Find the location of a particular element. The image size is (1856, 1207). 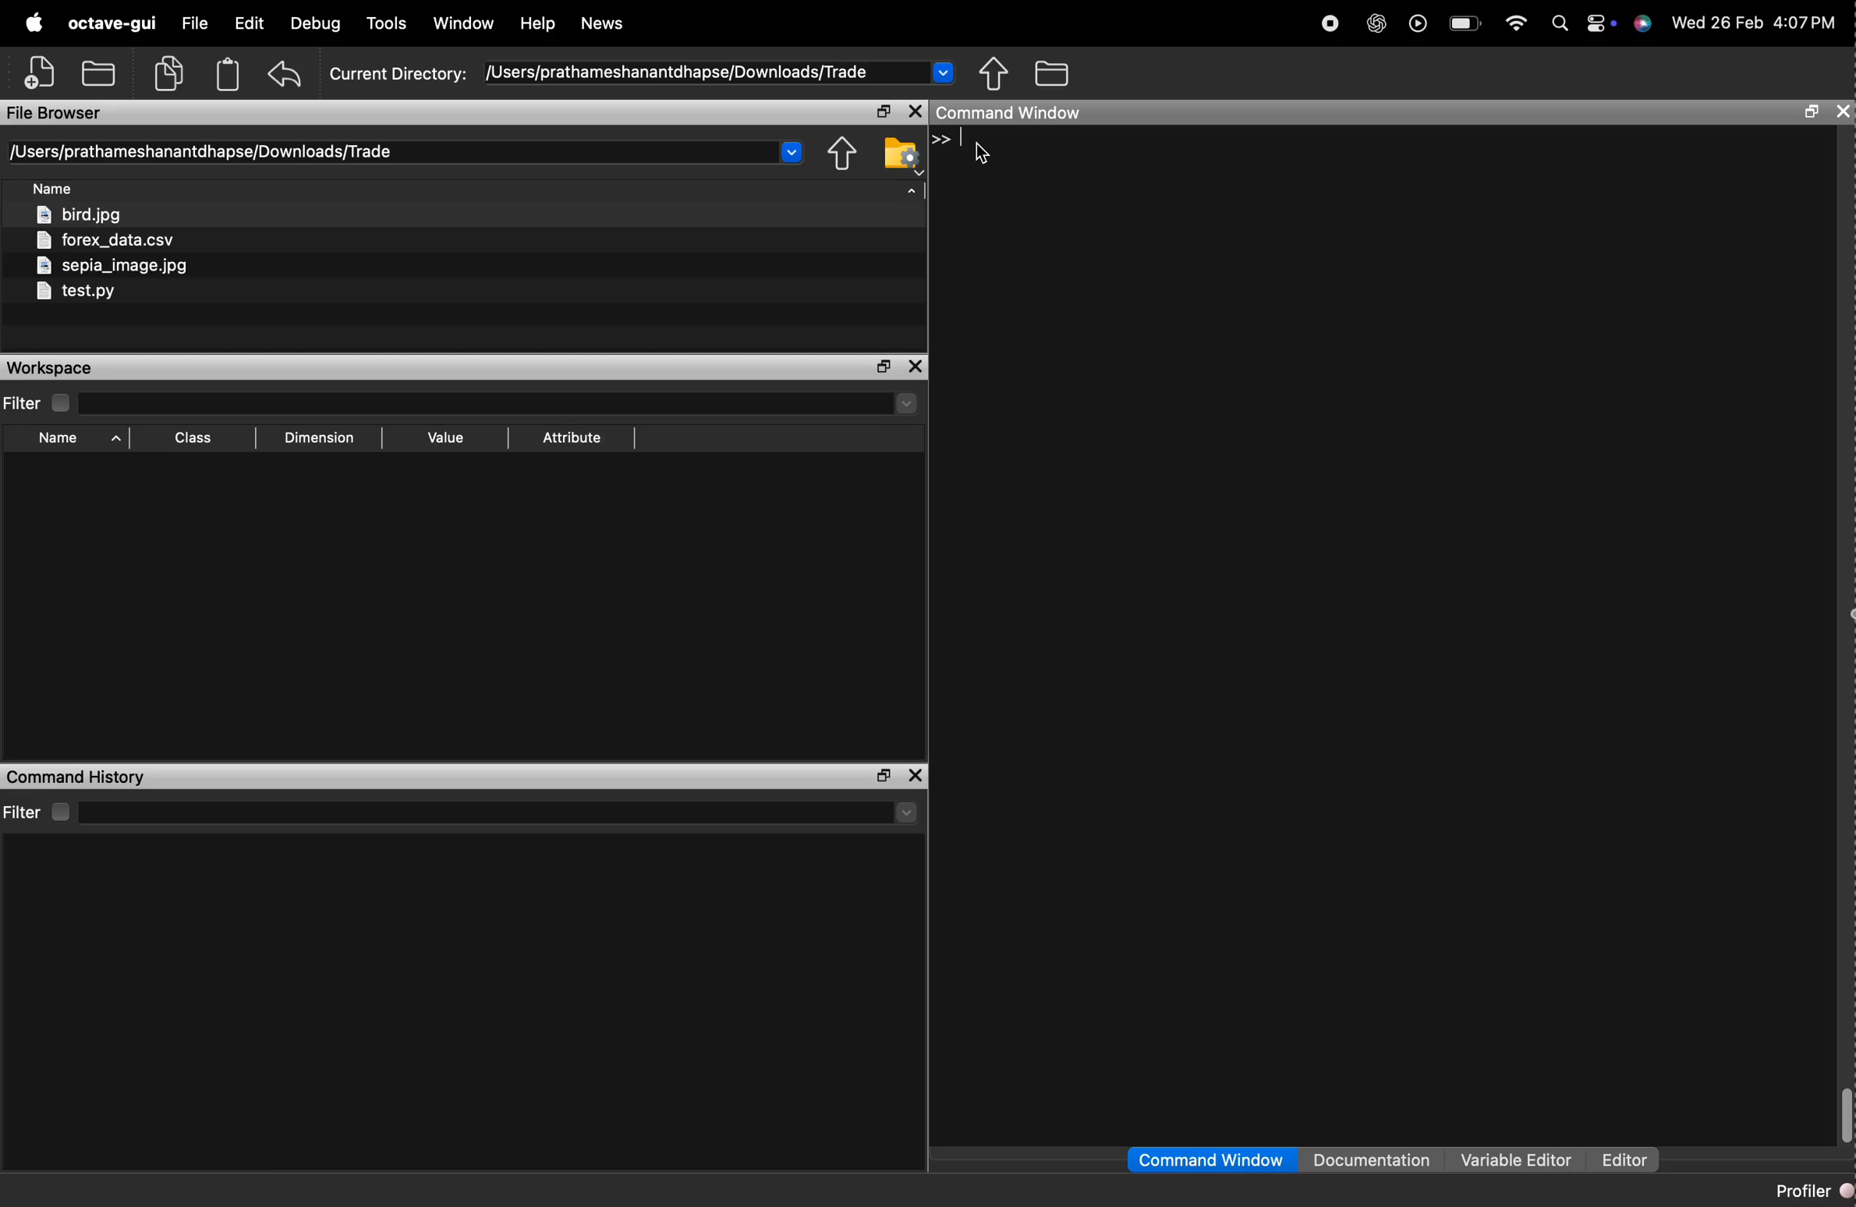

scrollbar is located at coordinates (1847, 1116).